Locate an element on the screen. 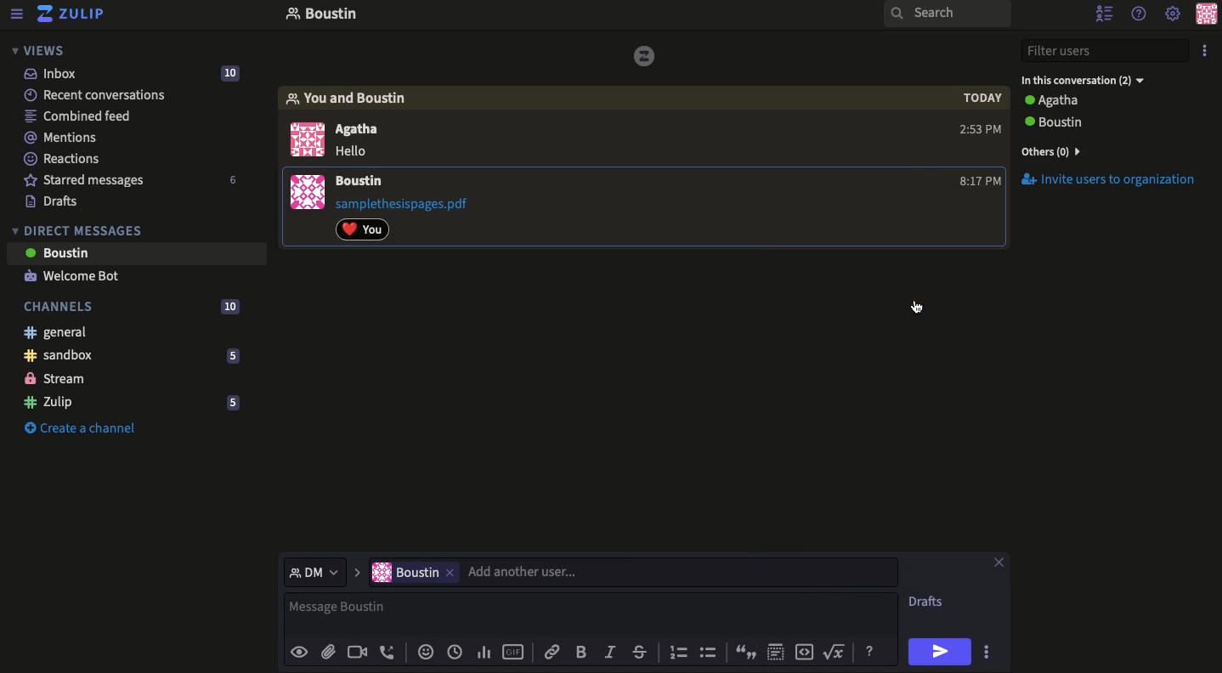  User is located at coordinates (144, 253).